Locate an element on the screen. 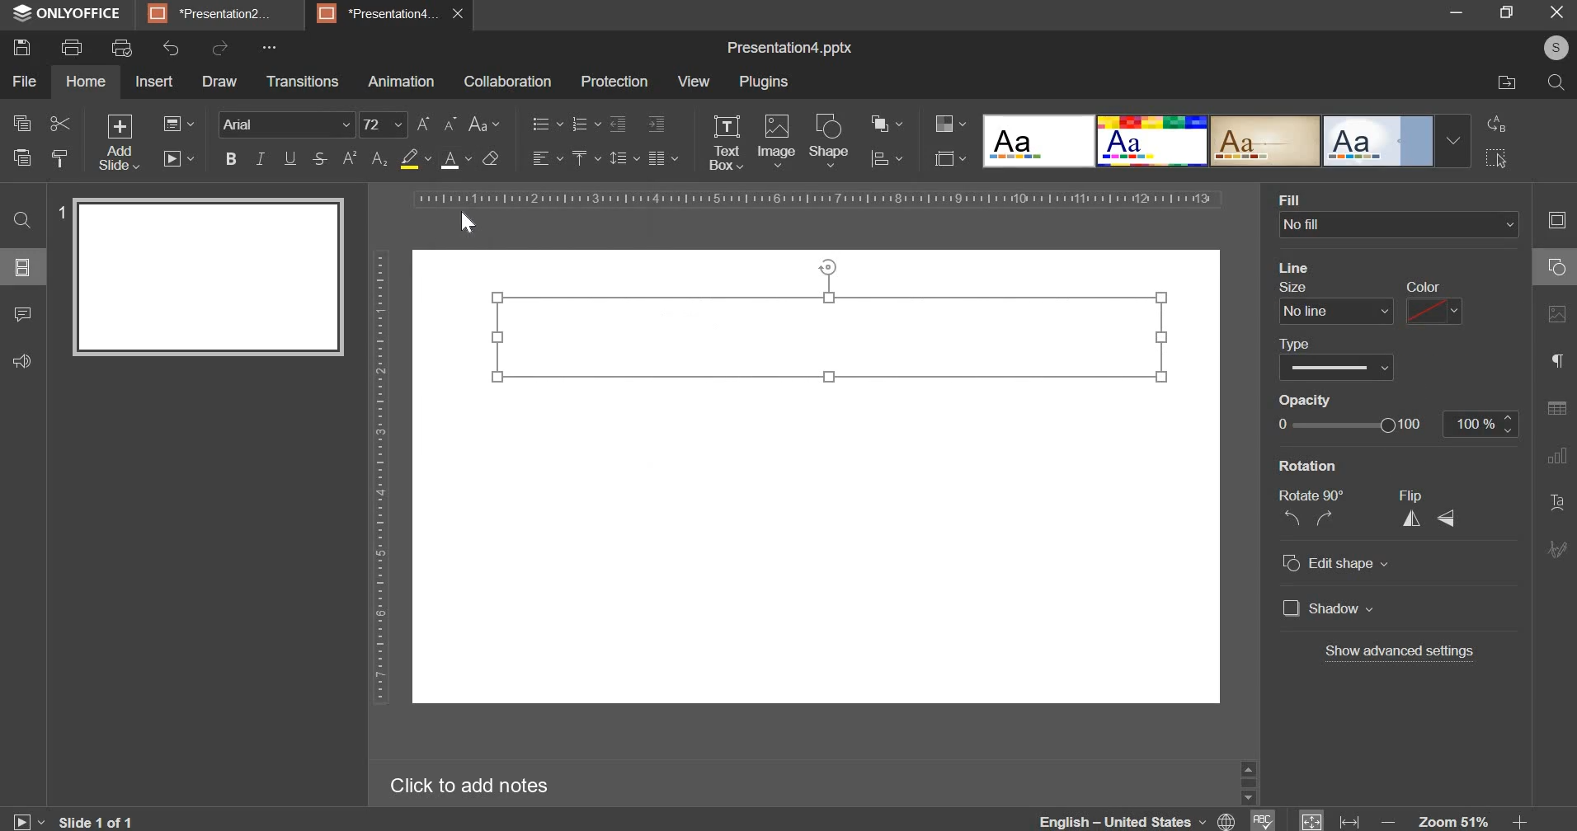  size is located at coordinates (1332, 303).